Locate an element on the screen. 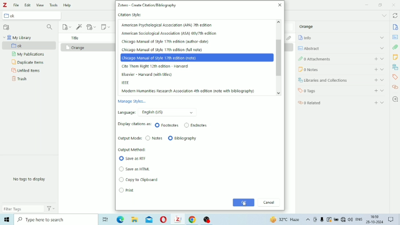 The image size is (400, 225). Attachments is located at coordinates (395, 47).